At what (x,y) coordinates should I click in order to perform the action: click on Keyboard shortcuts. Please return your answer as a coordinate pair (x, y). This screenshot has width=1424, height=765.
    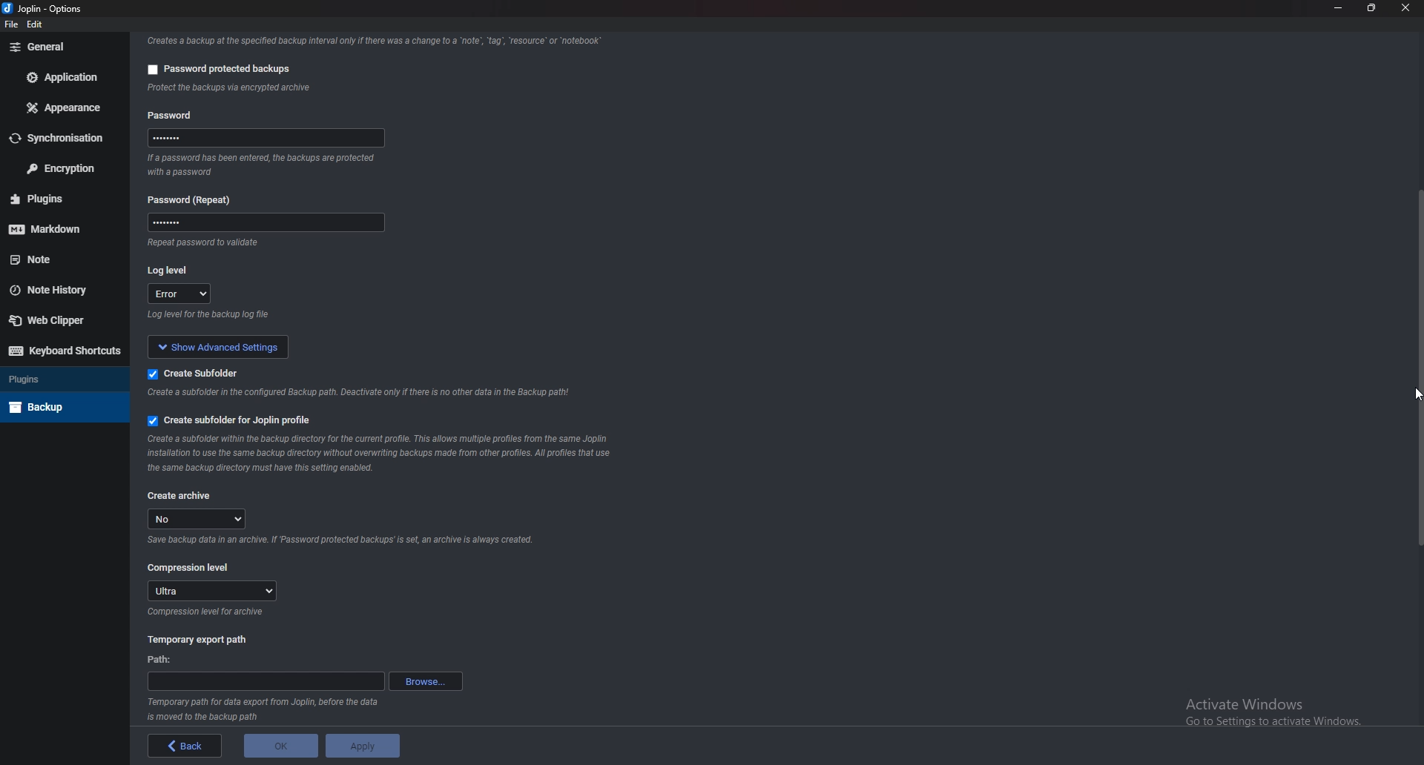
    Looking at the image, I should click on (62, 351).